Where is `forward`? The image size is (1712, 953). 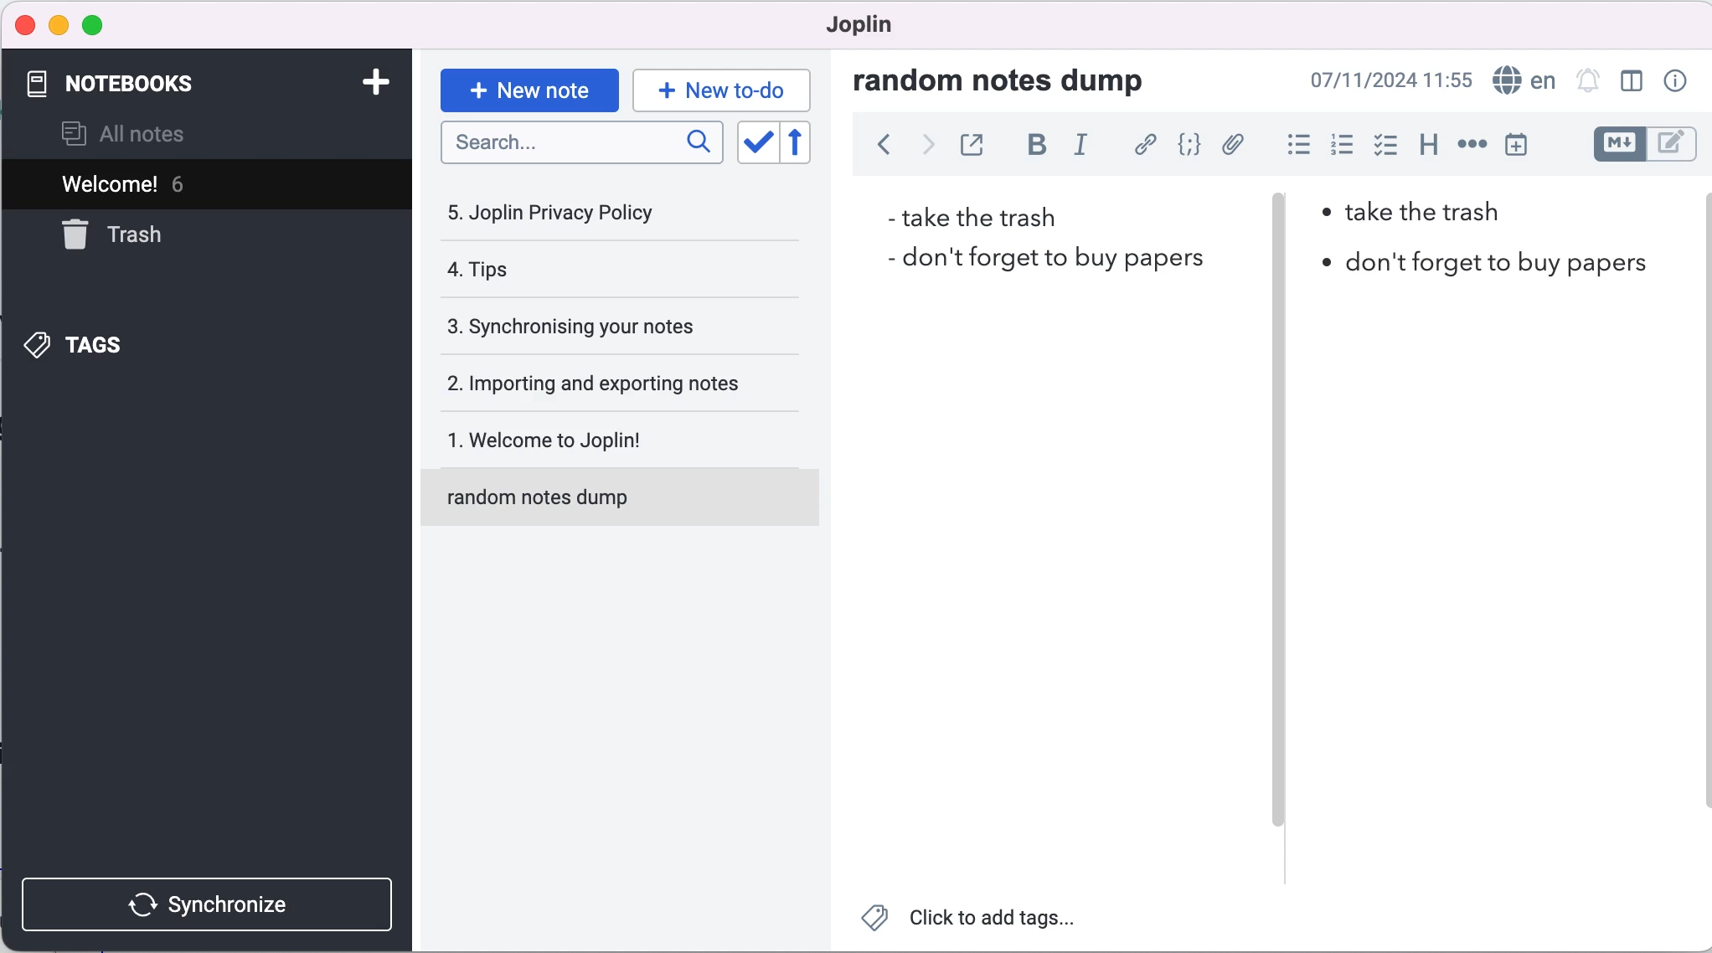 forward is located at coordinates (922, 149).